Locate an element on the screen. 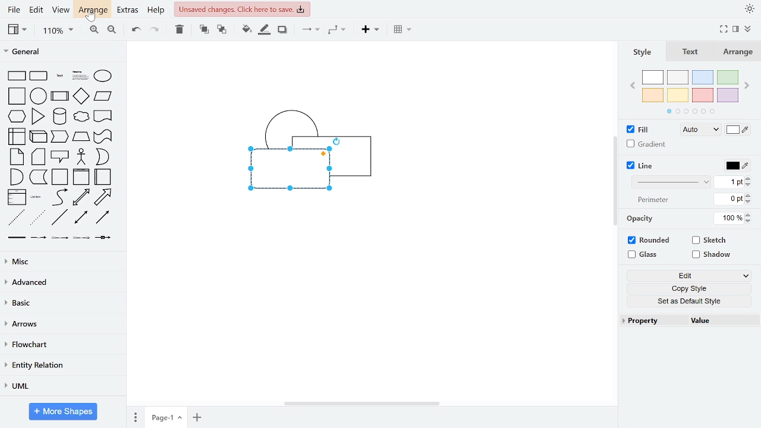 Image resolution: width=761 pixels, height=428 pixels. perimeter is located at coordinates (651, 200).